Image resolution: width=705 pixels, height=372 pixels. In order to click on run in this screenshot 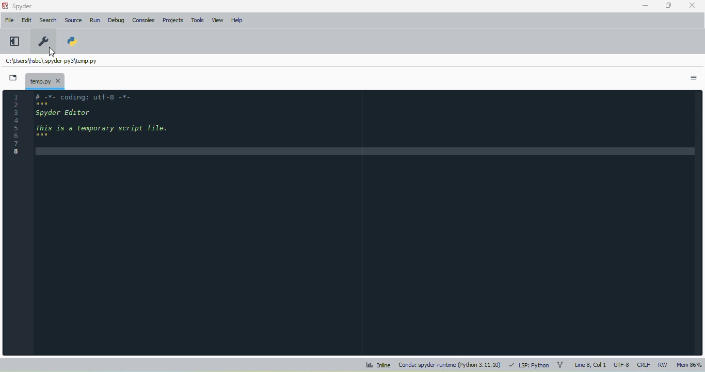, I will do `click(96, 21)`.